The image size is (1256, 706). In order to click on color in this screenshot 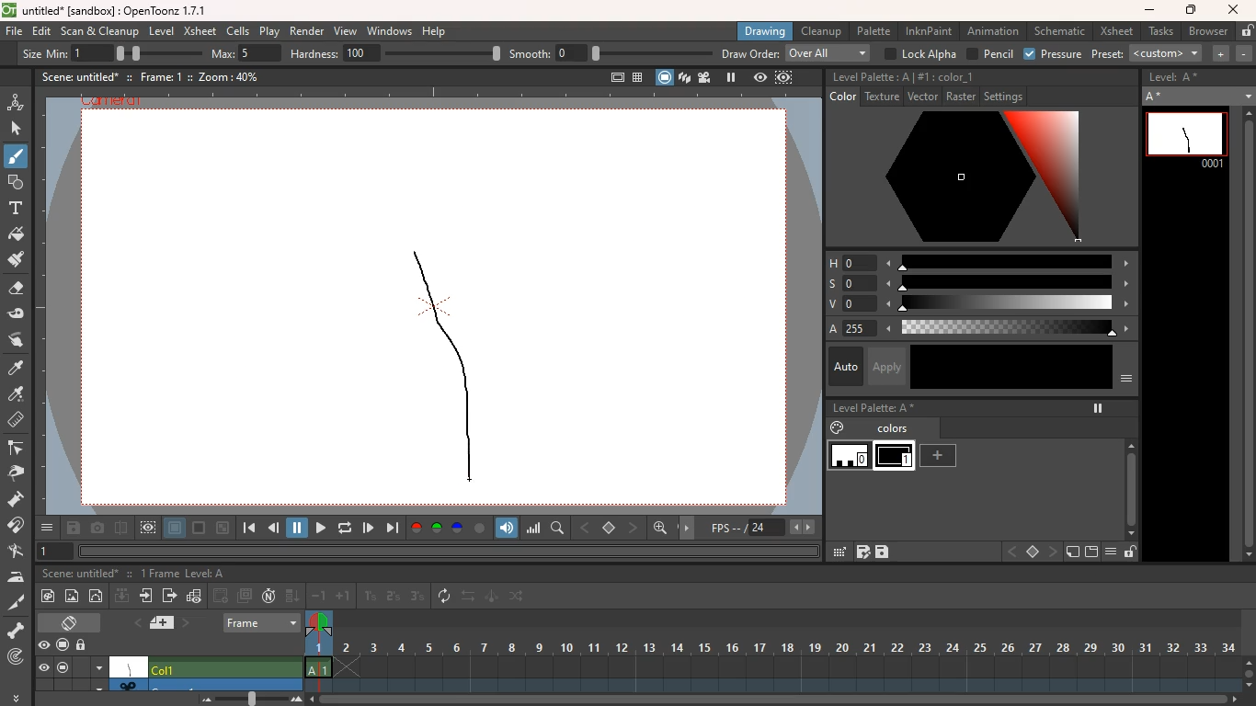, I will do `click(840, 97)`.